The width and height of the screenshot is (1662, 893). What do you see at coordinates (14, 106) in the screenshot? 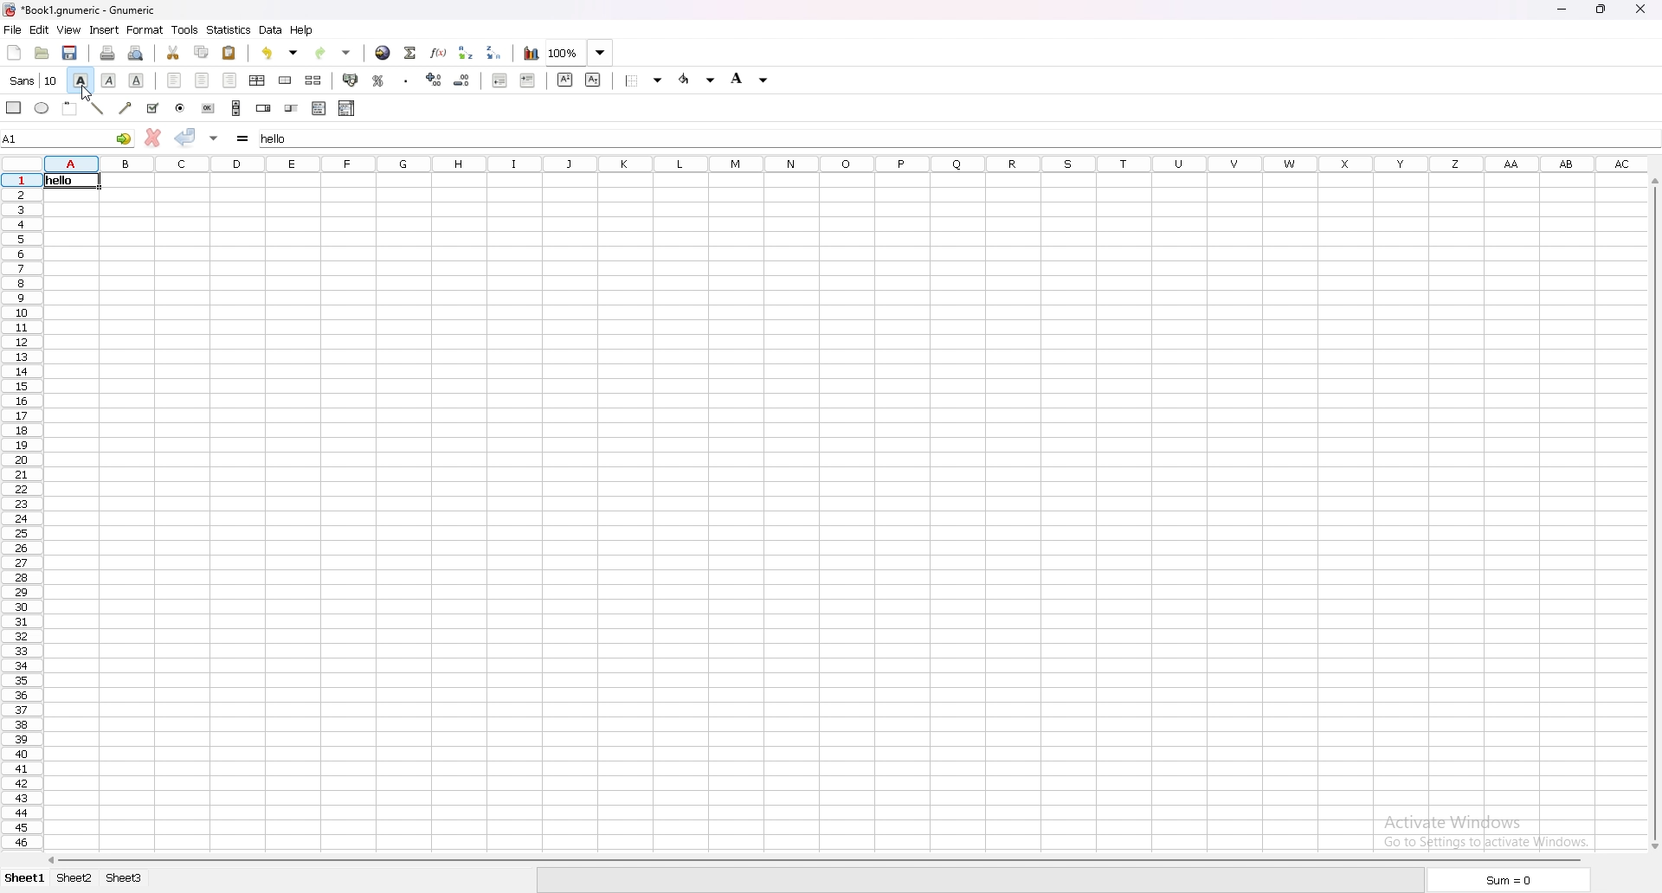
I see `rectangle` at bounding box center [14, 106].